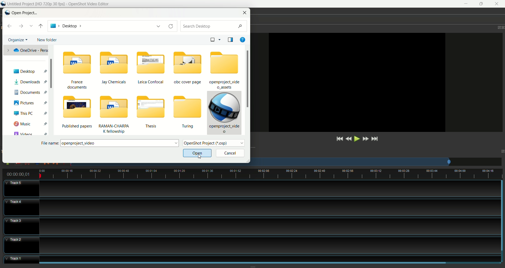  I want to click on openproject vide
0_assets, so click(225, 70).